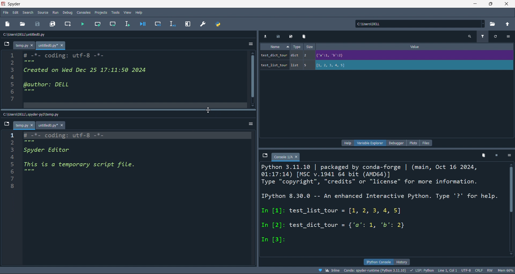  I want to click on save data as, so click(292, 36).